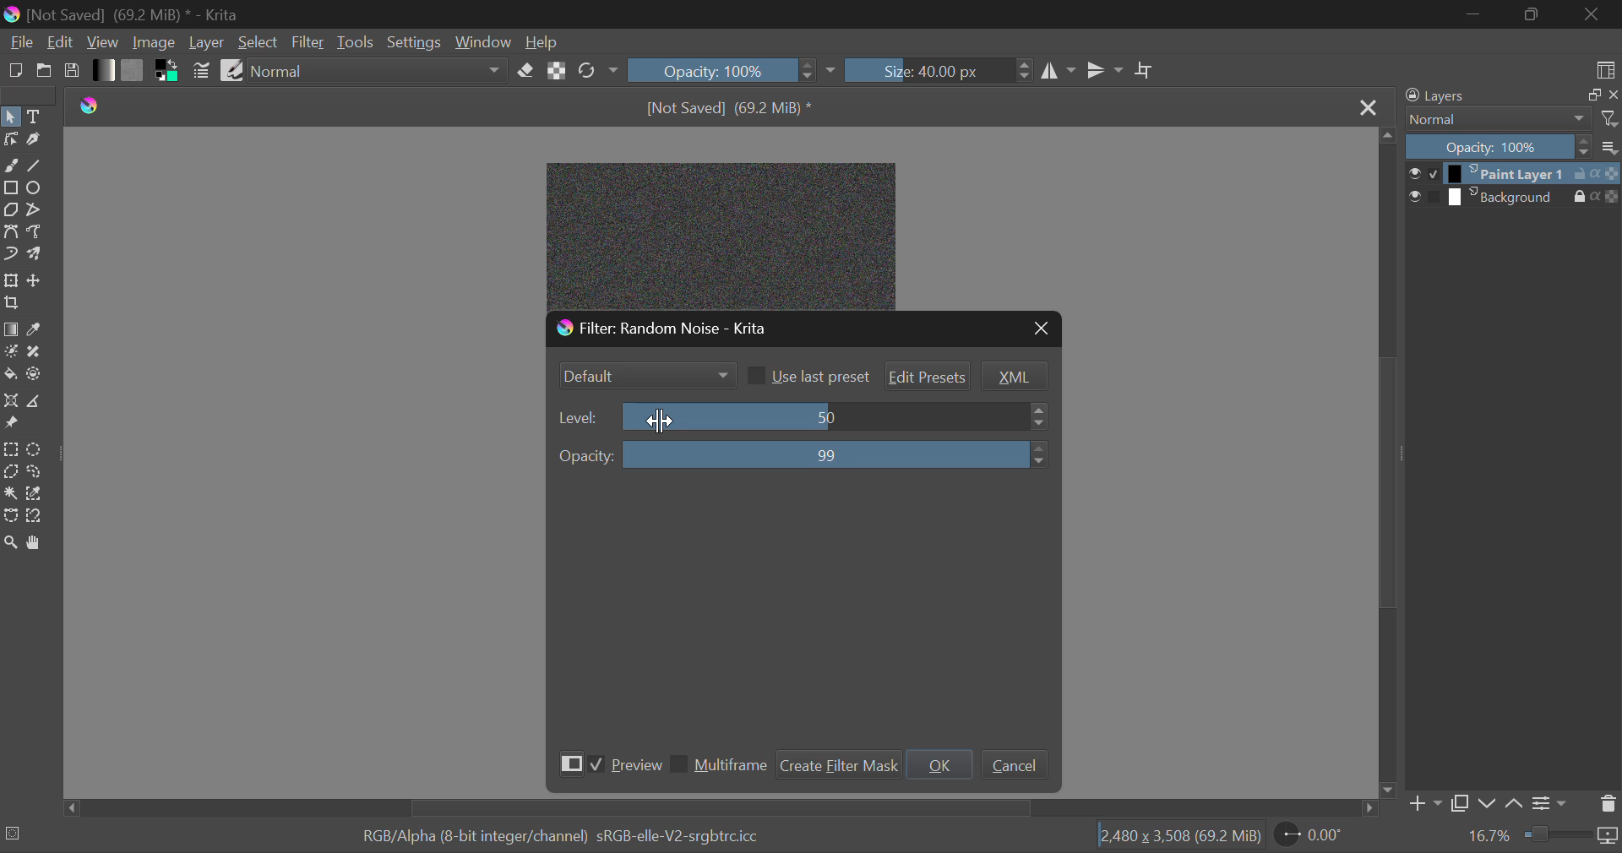 The image size is (1622, 853). What do you see at coordinates (733, 106) in the screenshot?
I see `[not saved] (69.2 mib)*` at bounding box center [733, 106].